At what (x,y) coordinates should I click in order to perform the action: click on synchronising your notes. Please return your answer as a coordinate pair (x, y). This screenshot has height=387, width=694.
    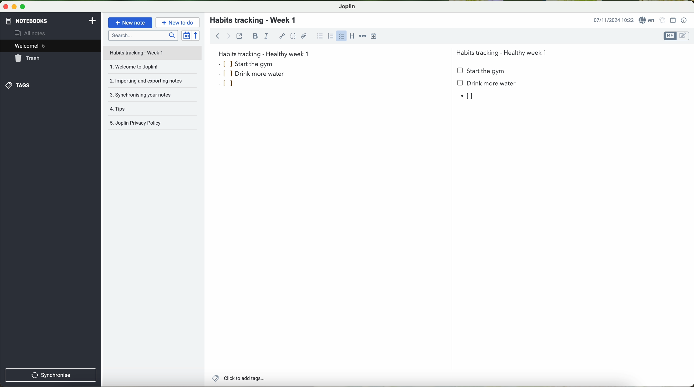
    Looking at the image, I should click on (155, 97).